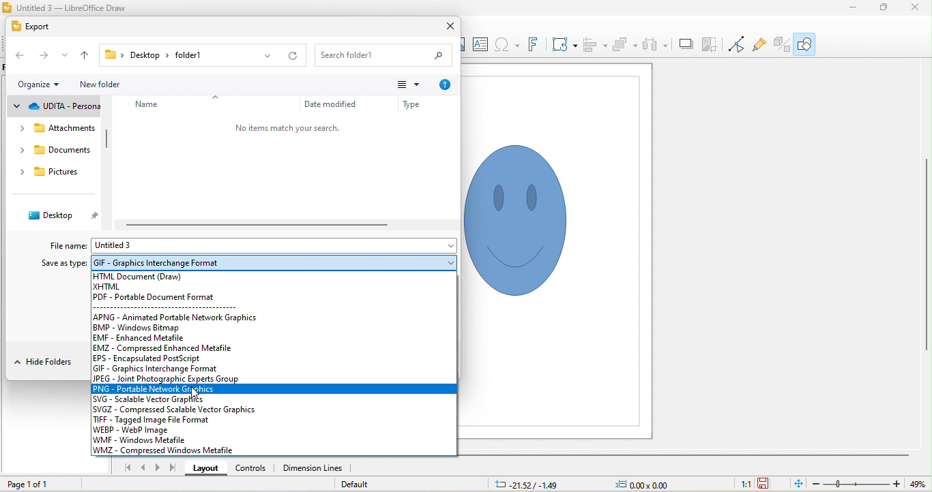 The height and width of the screenshot is (492, 932). I want to click on PDF-portable document format, so click(157, 297).